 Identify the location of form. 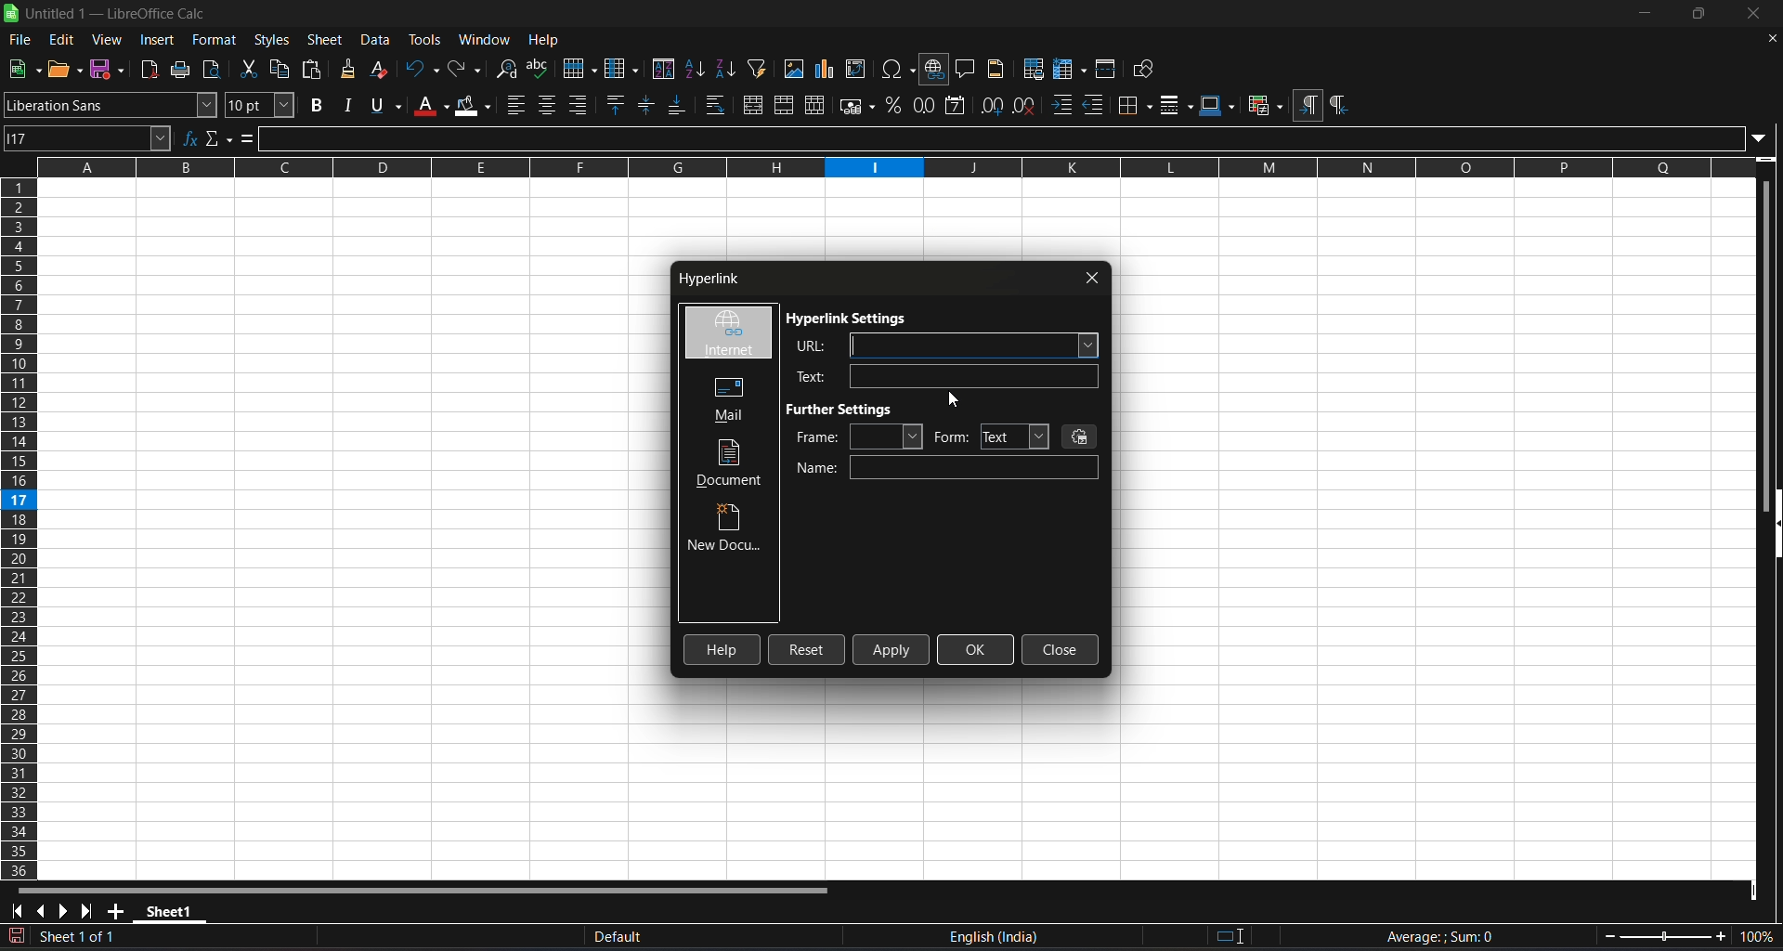
(991, 436).